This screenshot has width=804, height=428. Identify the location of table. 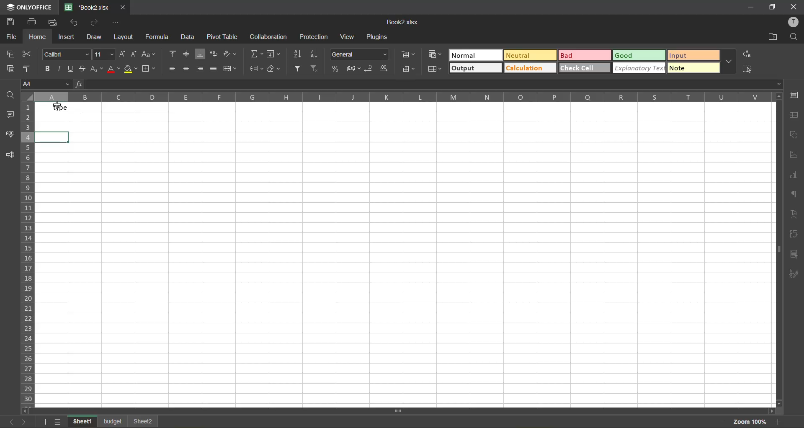
(794, 116).